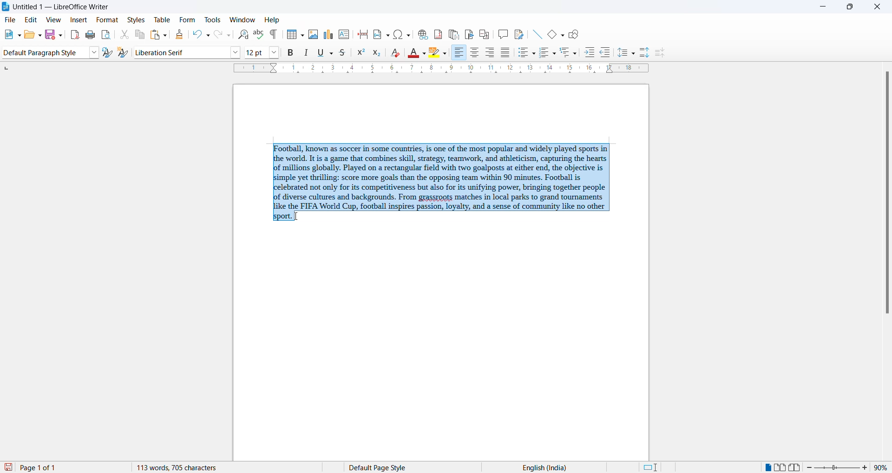  Describe the element at coordinates (879, 7) in the screenshot. I see `close` at that location.